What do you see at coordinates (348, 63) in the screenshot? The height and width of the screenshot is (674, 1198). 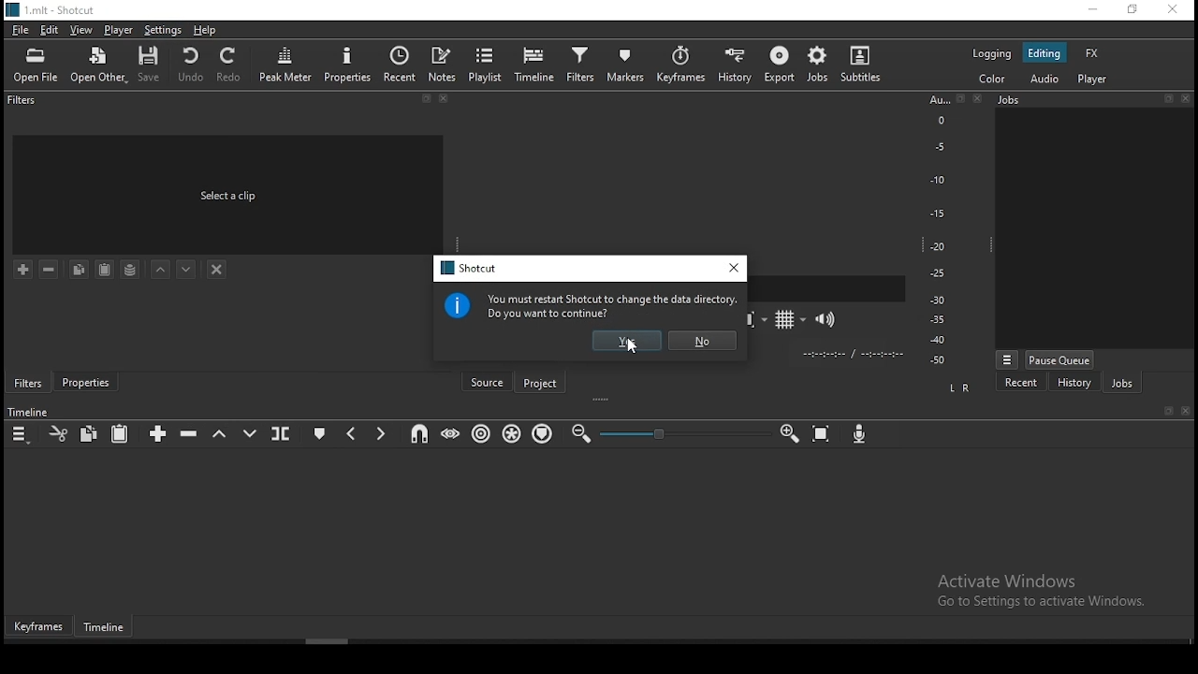 I see `properties` at bounding box center [348, 63].